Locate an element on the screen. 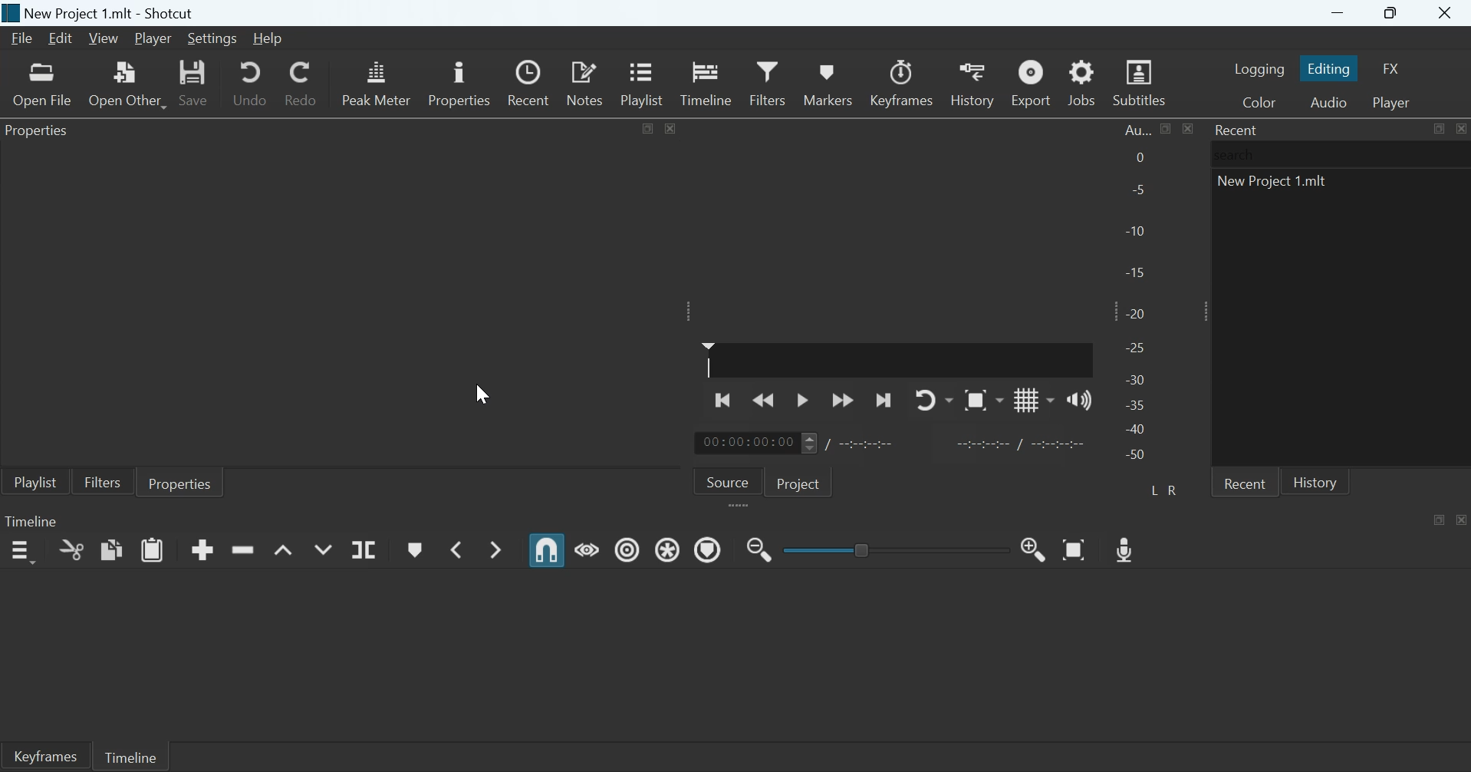  new project 1.mlt is located at coordinates (1276, 185).